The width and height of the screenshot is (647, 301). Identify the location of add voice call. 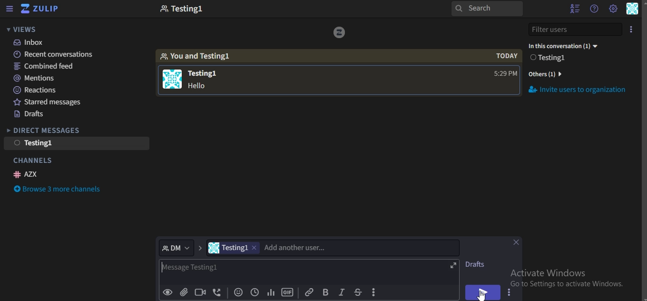
(217, 293).